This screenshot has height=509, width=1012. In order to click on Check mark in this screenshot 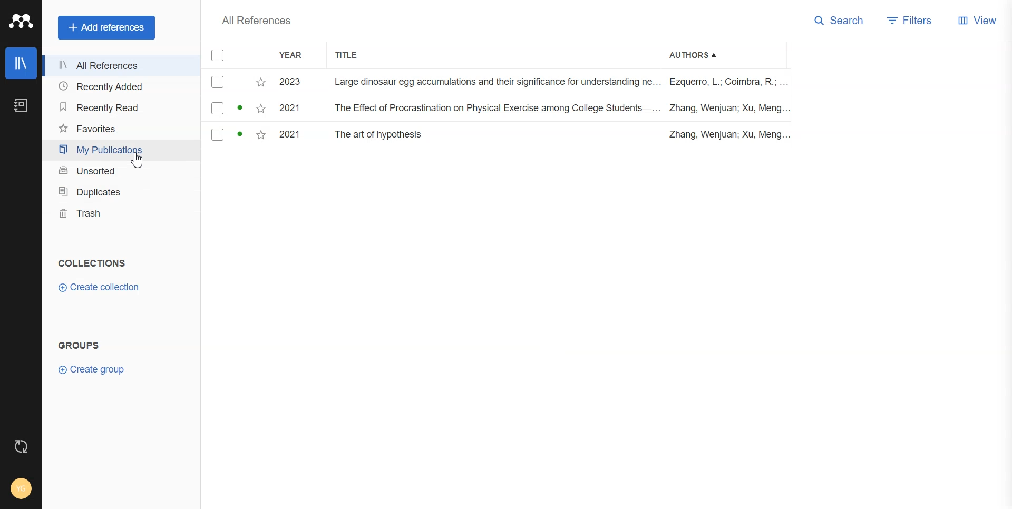, I will do `click(219, 55)`.